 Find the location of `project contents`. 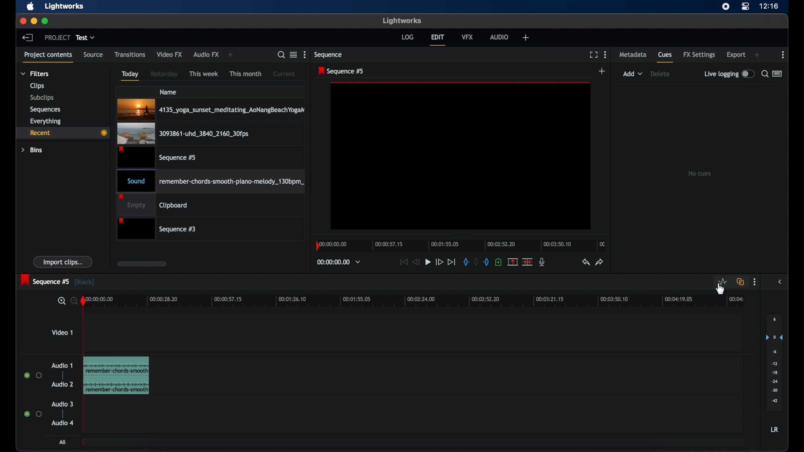

project contents is located at coordinates (49, 57).